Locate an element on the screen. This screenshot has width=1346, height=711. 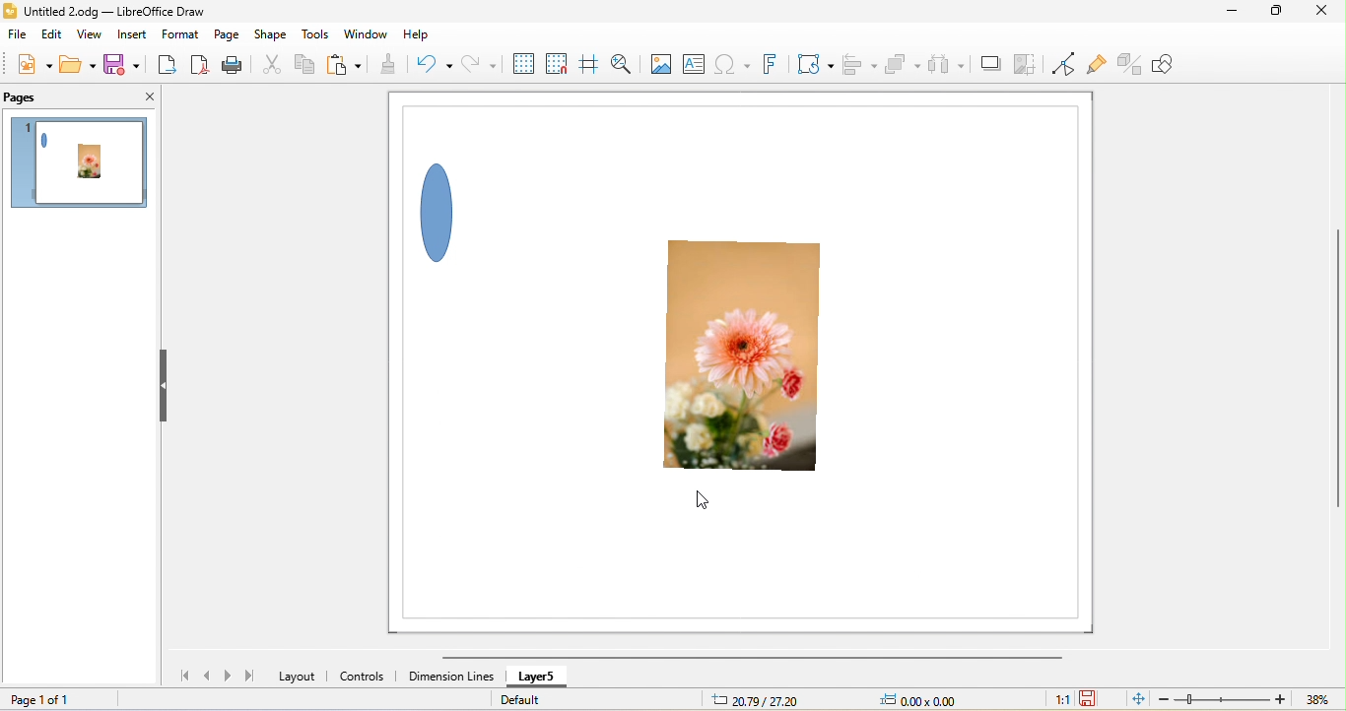
cut is located at coordinates (273, 66).